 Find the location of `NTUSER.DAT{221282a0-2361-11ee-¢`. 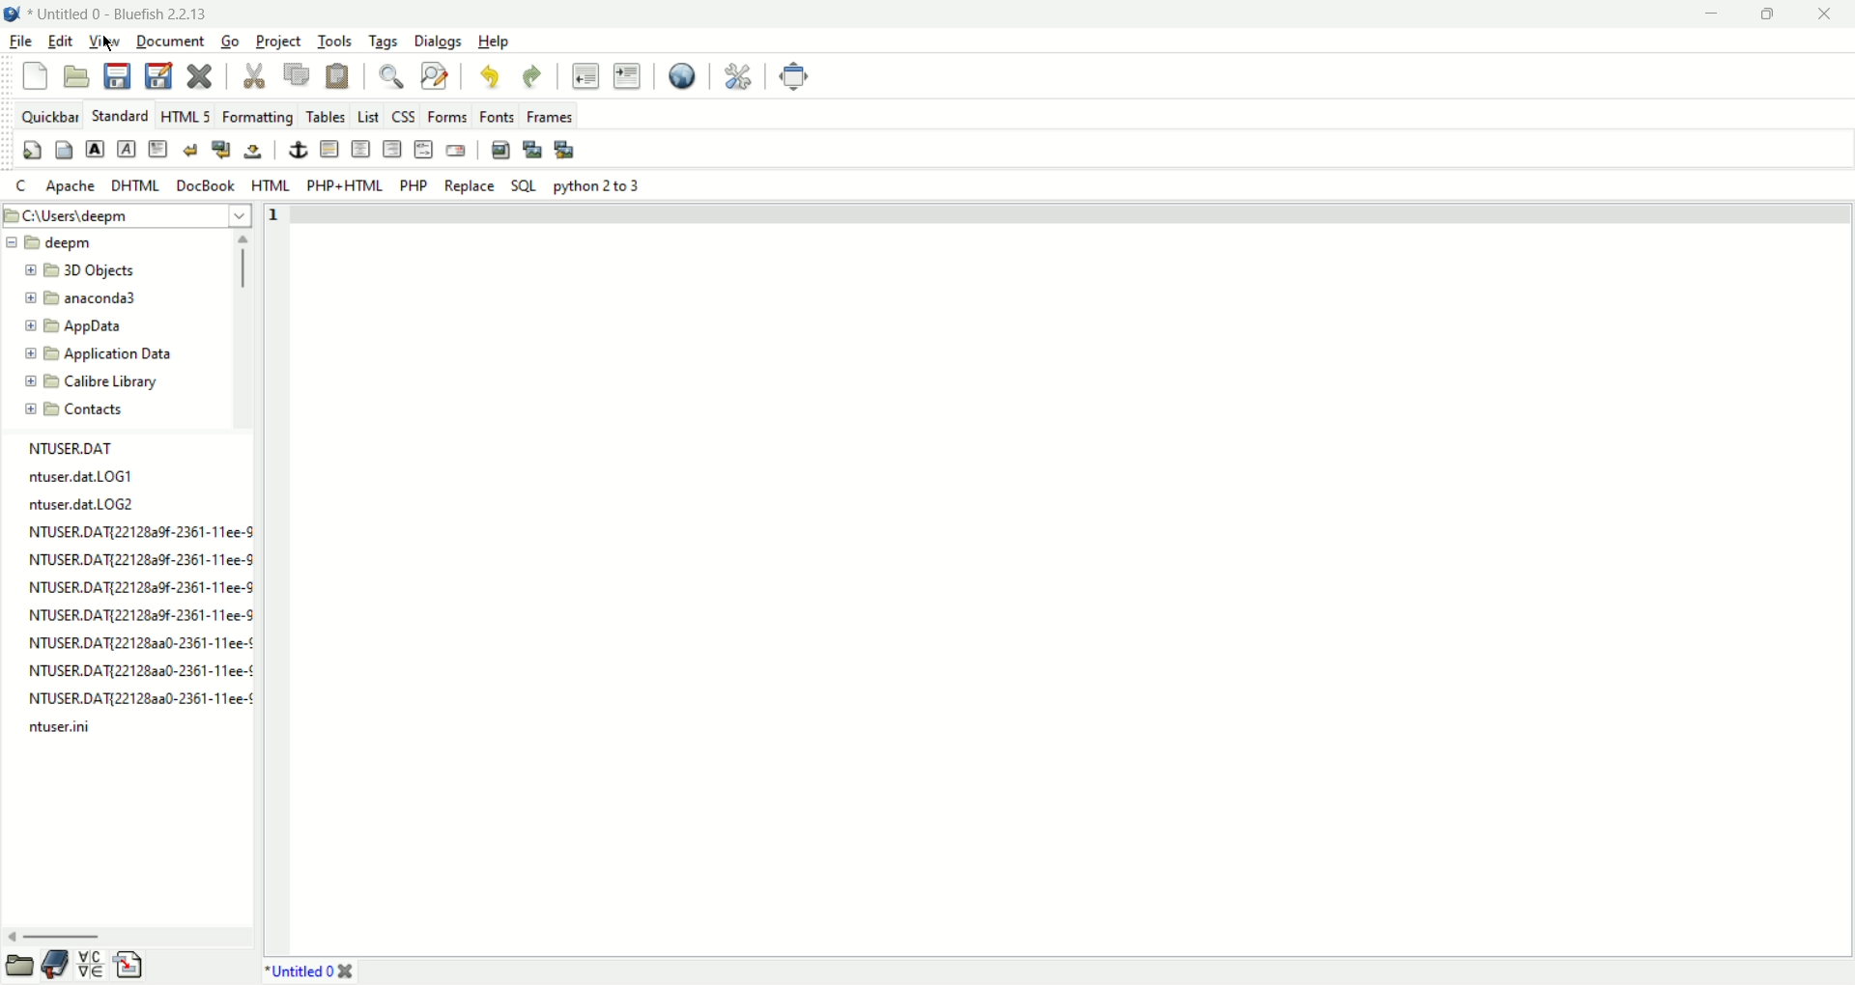

NTUSER.DAT{221282a0-2361-11ee-¢ is located at coordinates (141, 697).